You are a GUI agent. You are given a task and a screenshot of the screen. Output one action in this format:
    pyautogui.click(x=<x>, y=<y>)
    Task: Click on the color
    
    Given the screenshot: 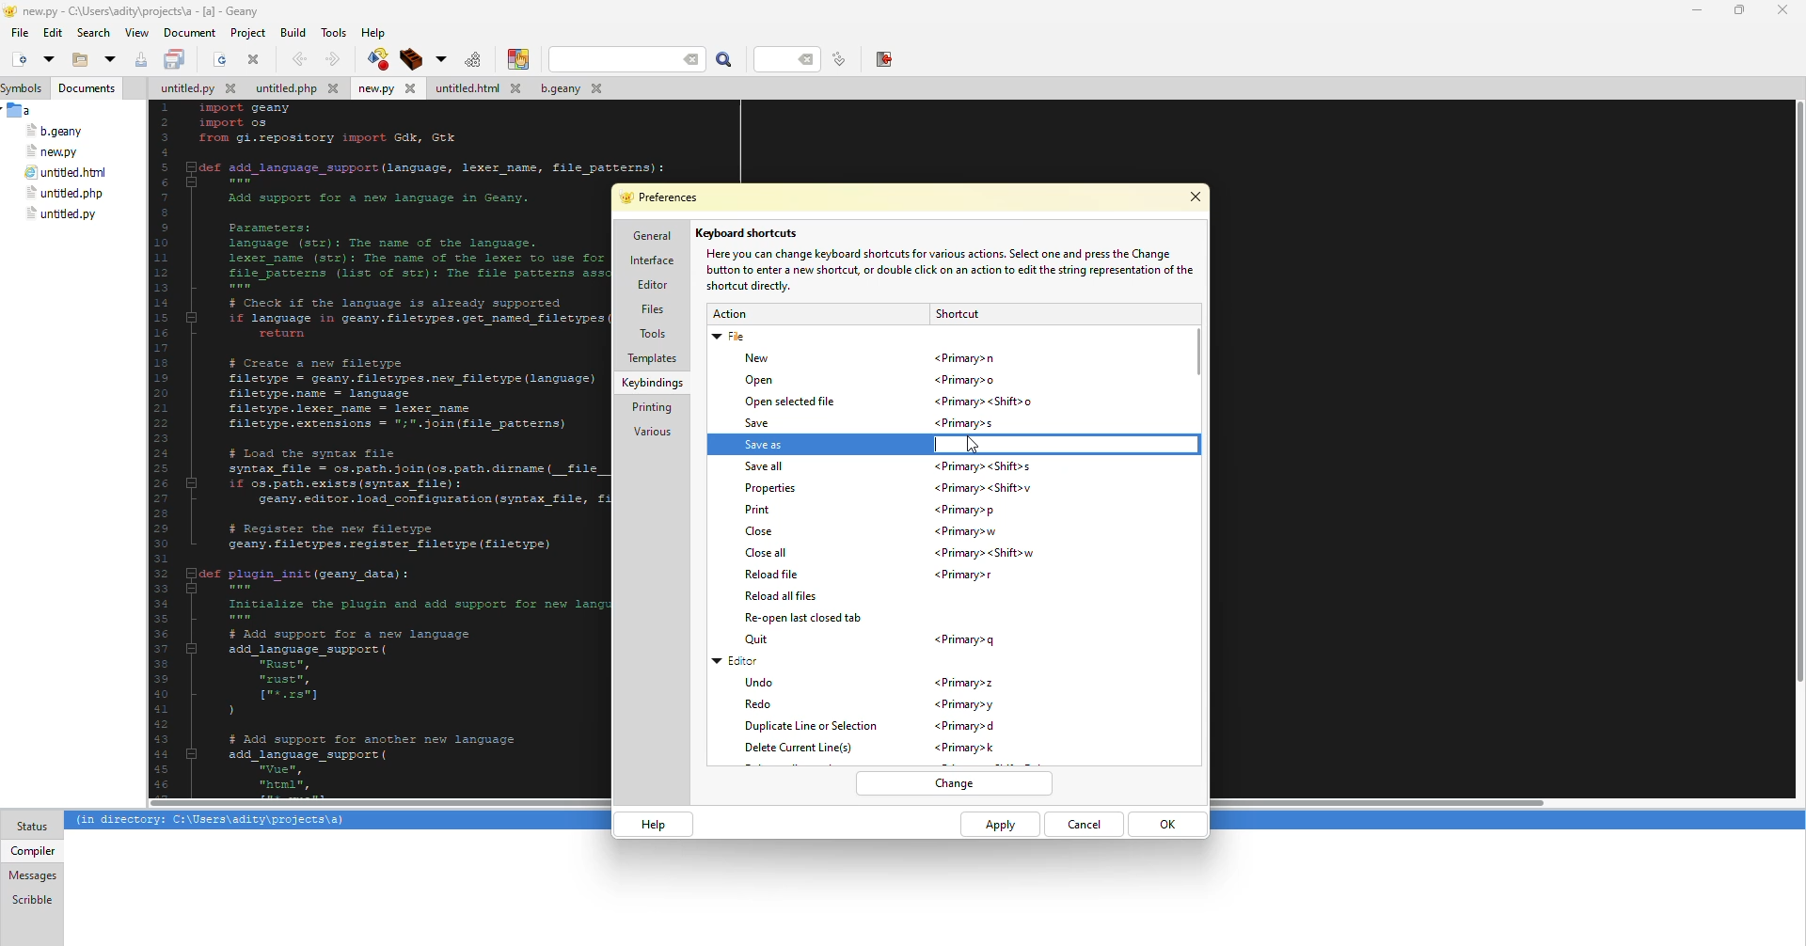 What is the action you would take?
    pyautogui.click(x=515, y=59)
    